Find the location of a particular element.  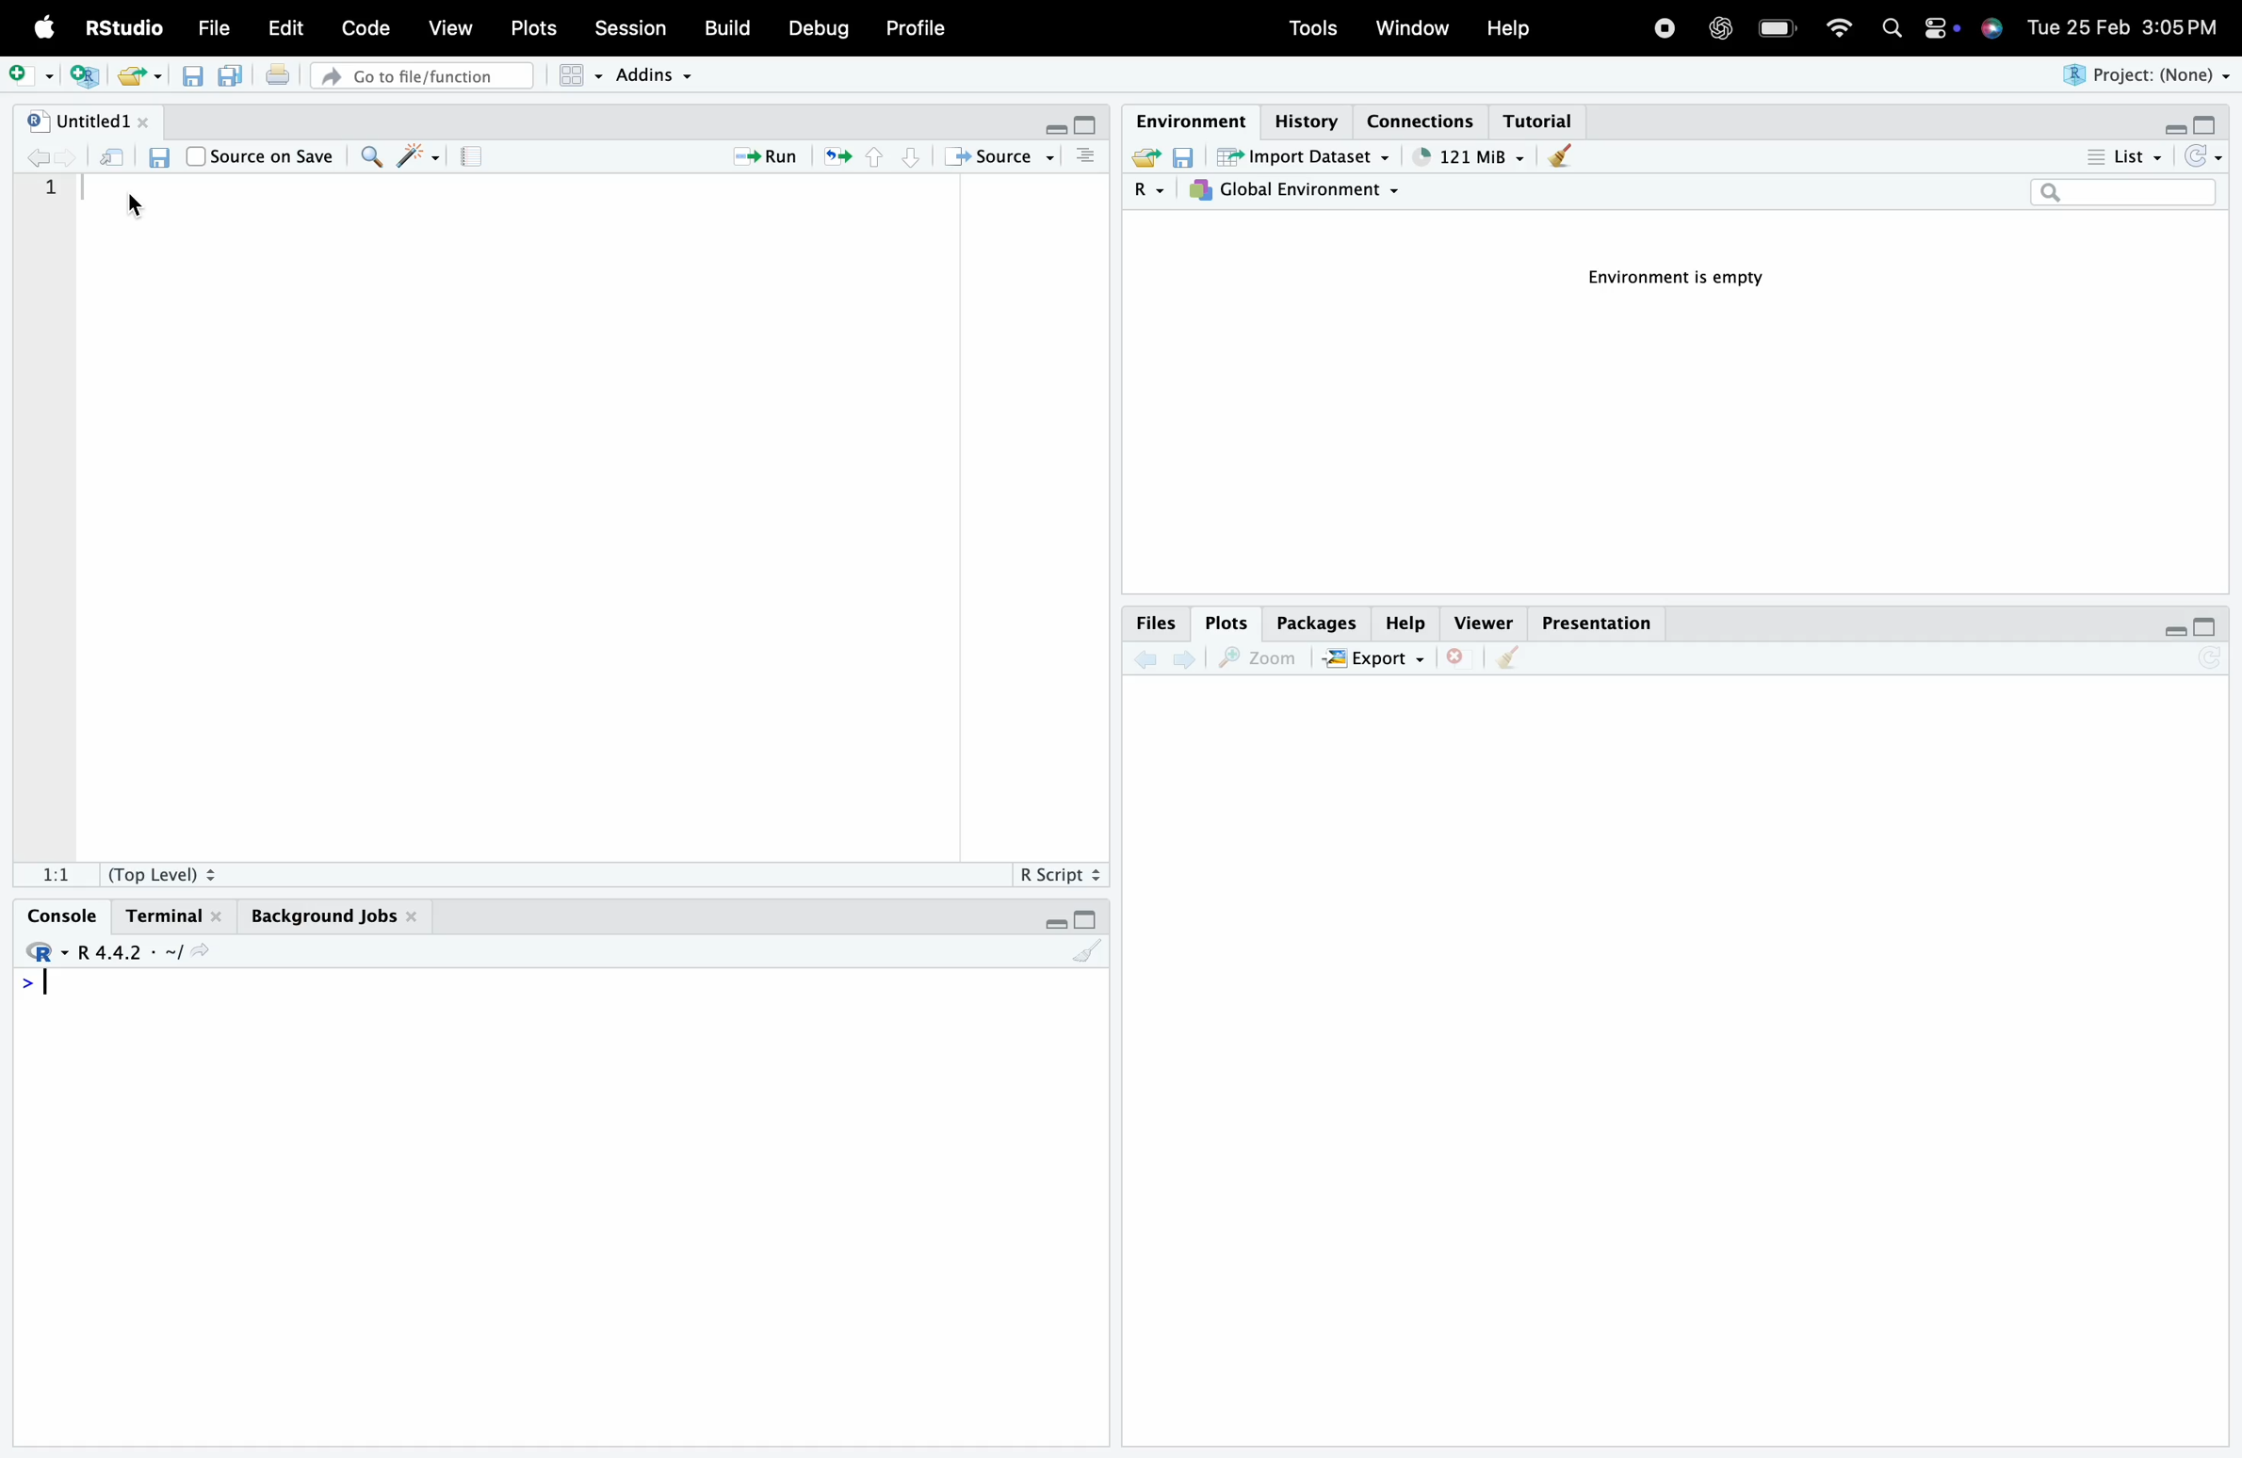

Maximize/Restore is located at coordinates (2209, 629).